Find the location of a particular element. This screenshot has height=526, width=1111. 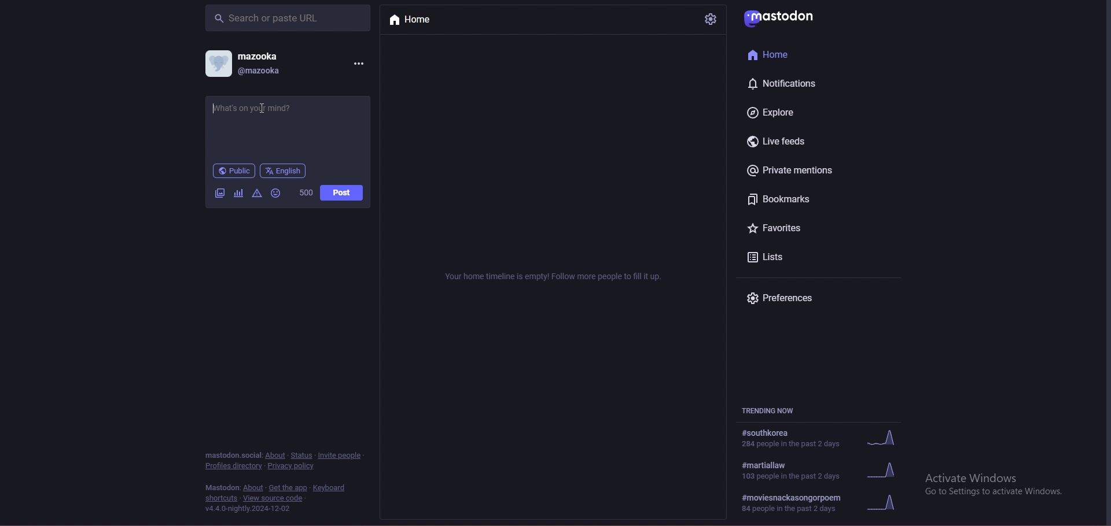

status update is located at coordinates (271, 129).